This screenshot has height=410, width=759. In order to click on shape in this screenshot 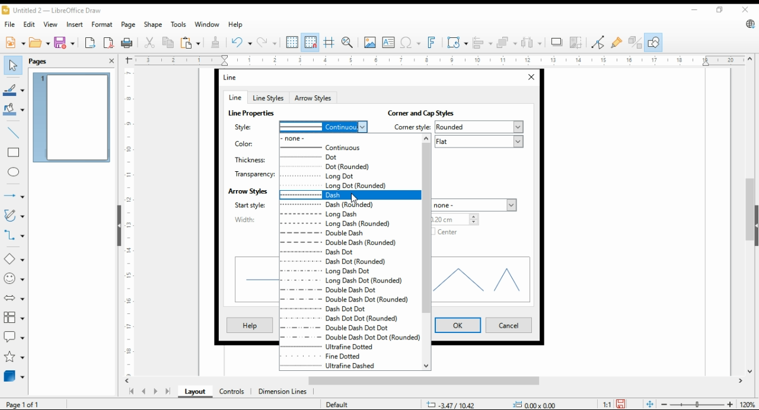, I will do `click(154, 24)`.